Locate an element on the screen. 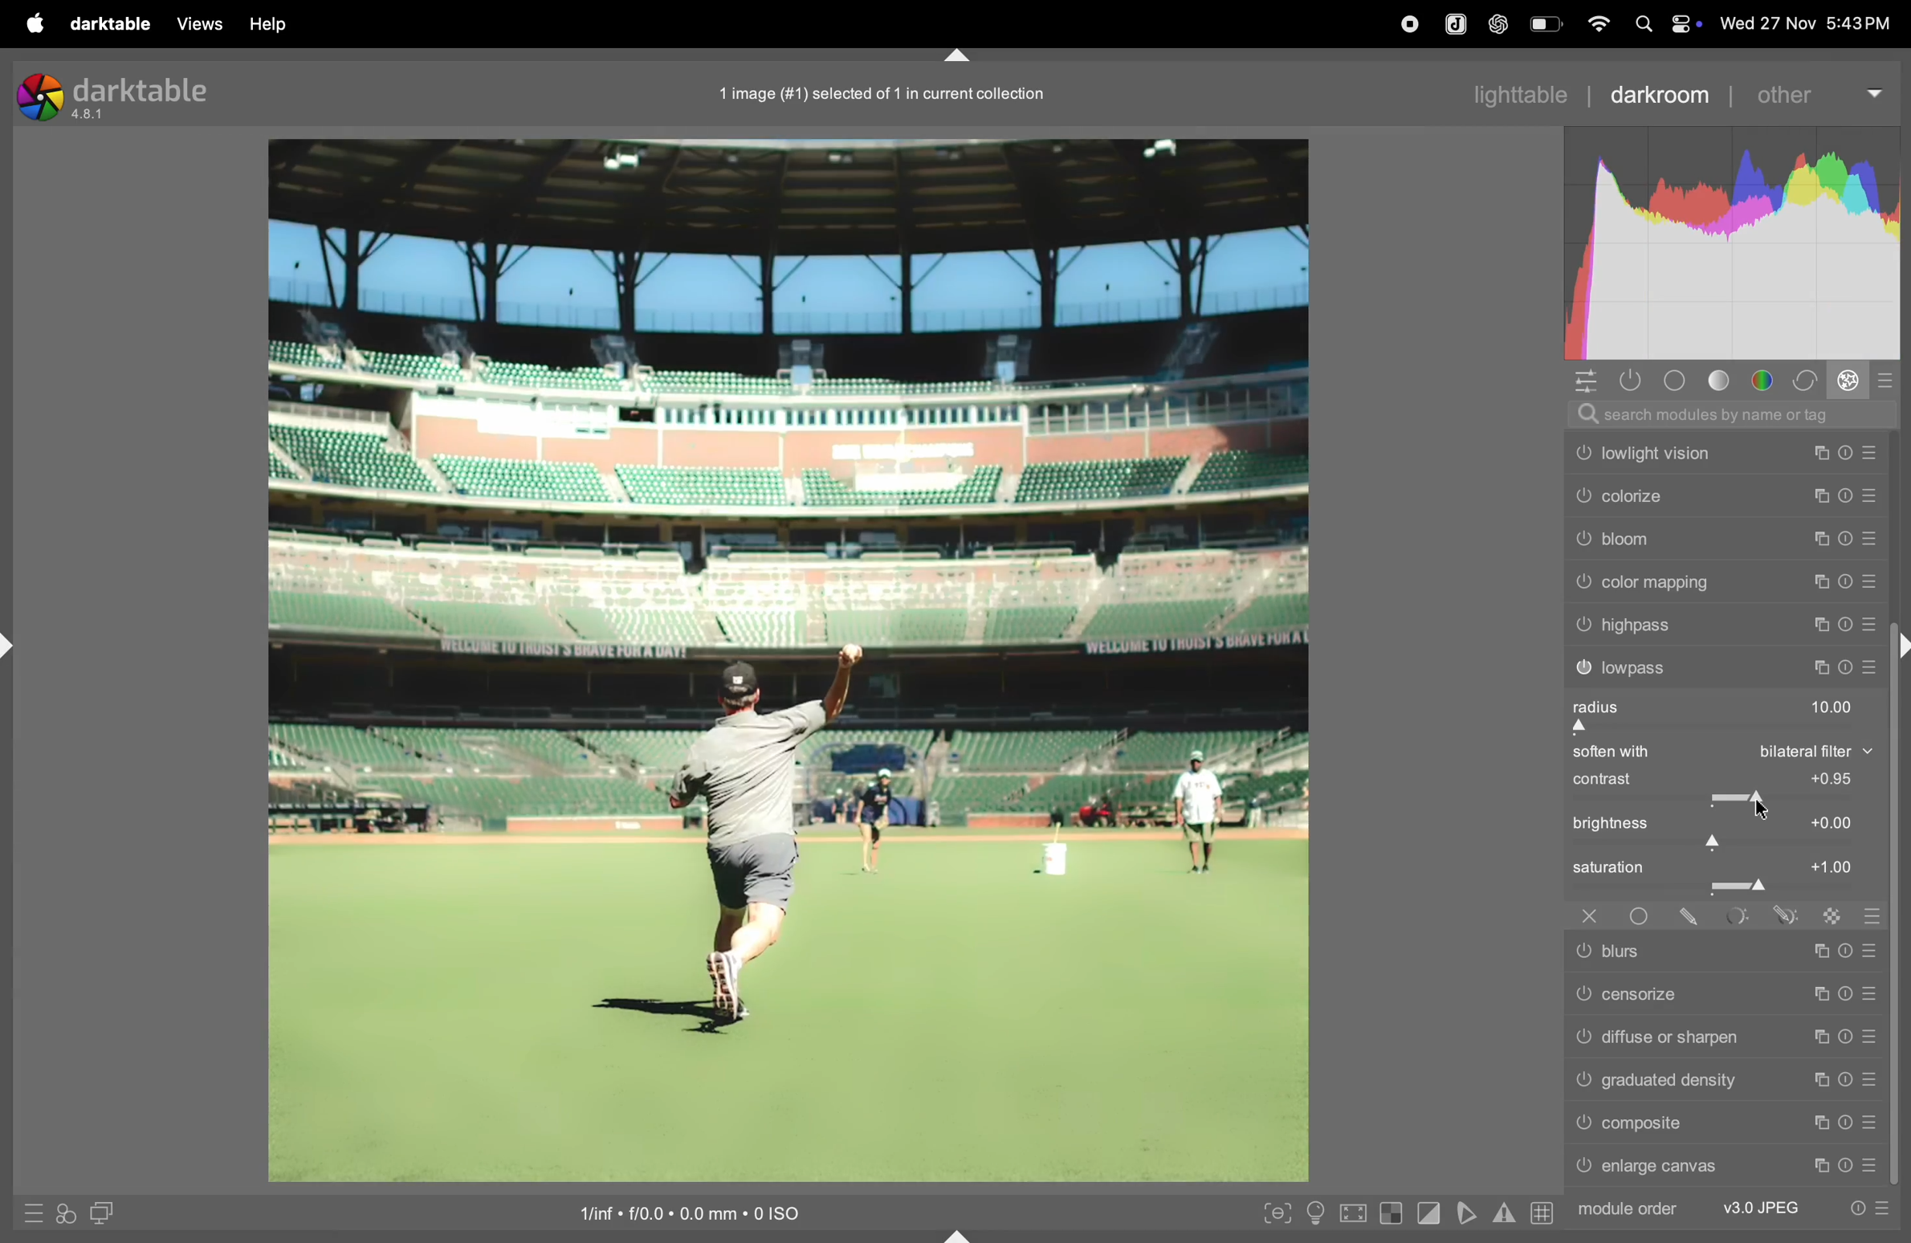  show active modules is located at coordinates (1627, 381).